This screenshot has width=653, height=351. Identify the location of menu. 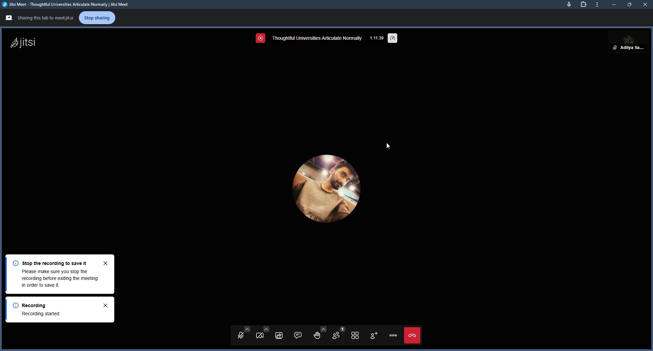
(392, 336).